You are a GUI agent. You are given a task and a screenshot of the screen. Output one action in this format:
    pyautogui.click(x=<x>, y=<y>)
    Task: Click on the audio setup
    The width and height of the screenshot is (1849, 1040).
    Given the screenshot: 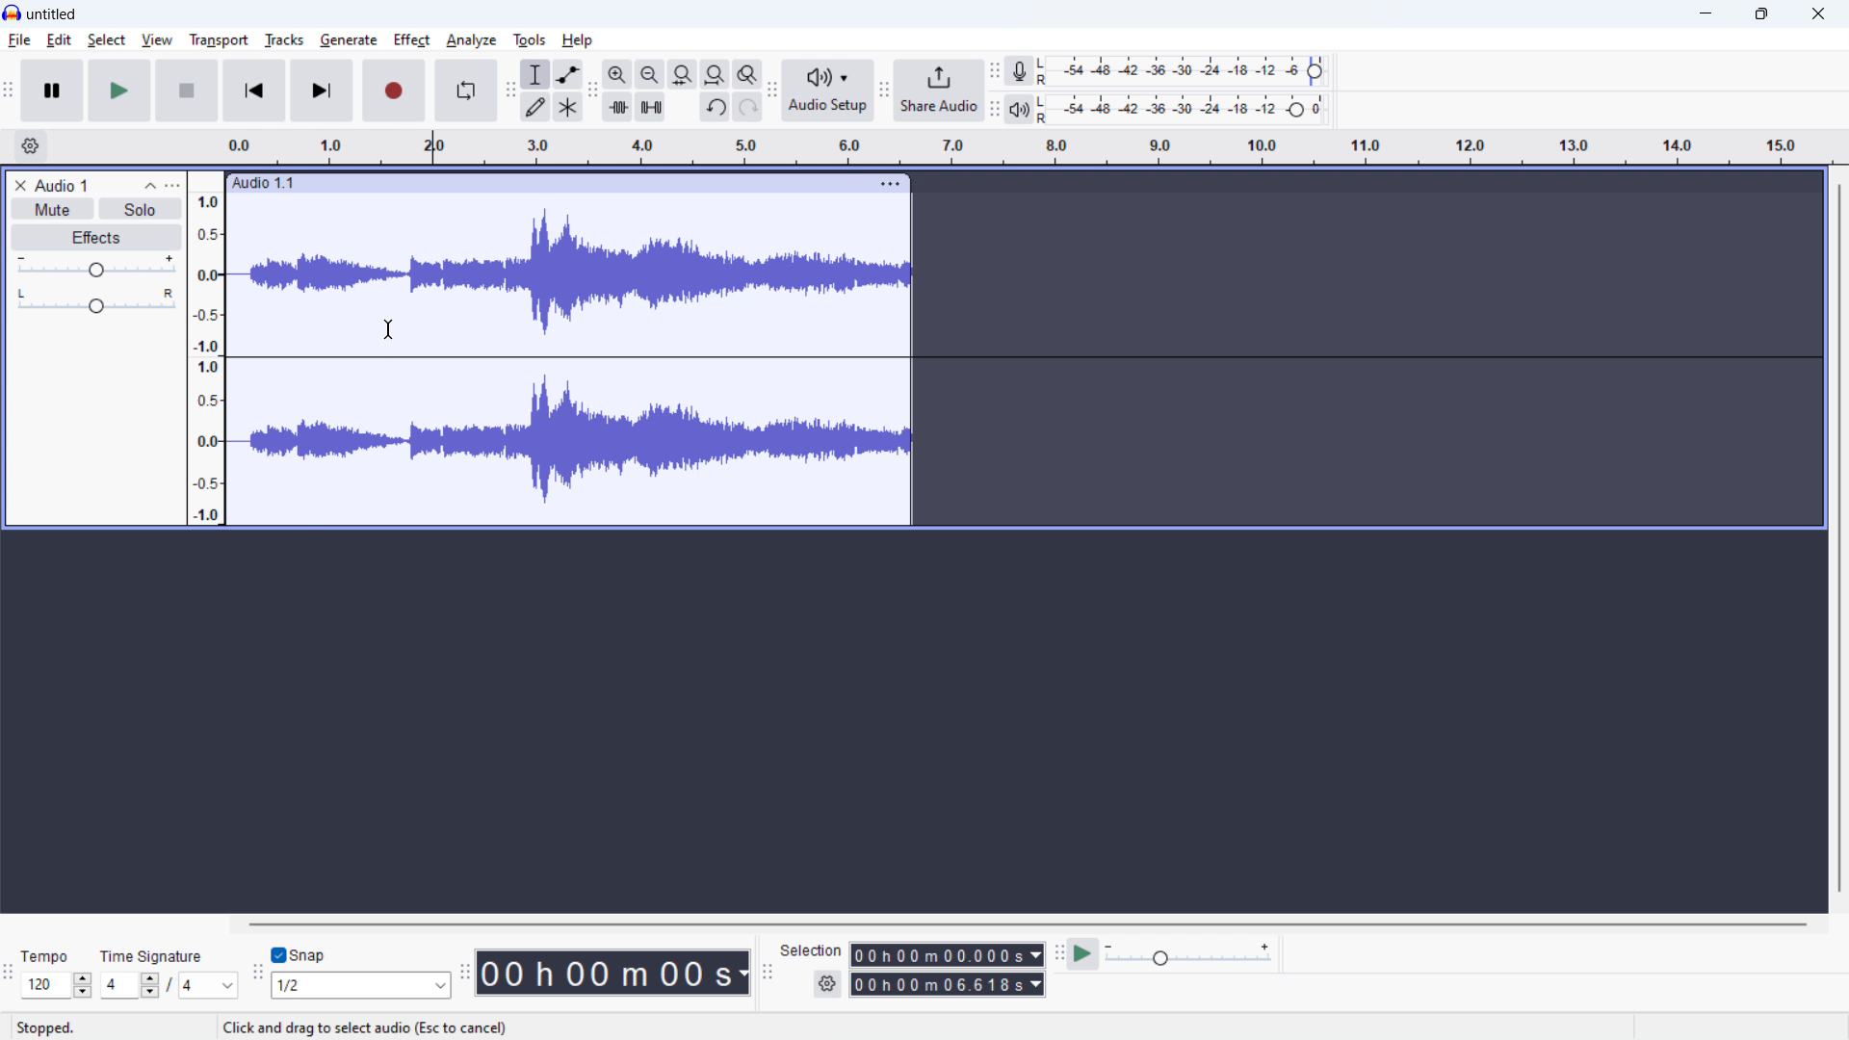 What is the action you would take?
    pyautogui.click(x=772, y=91)
    